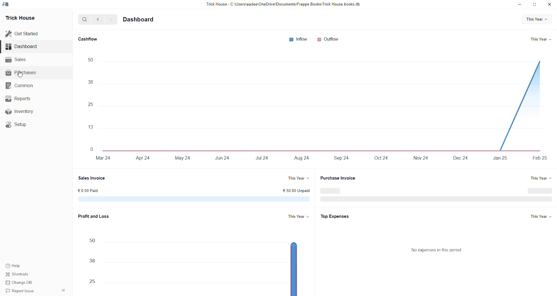 The height and width of the screenshot is (296, 557). What do you see at coordinates (22, 46) in the screenshot?
I see `Dashboard` at bounding box center [22, 46].